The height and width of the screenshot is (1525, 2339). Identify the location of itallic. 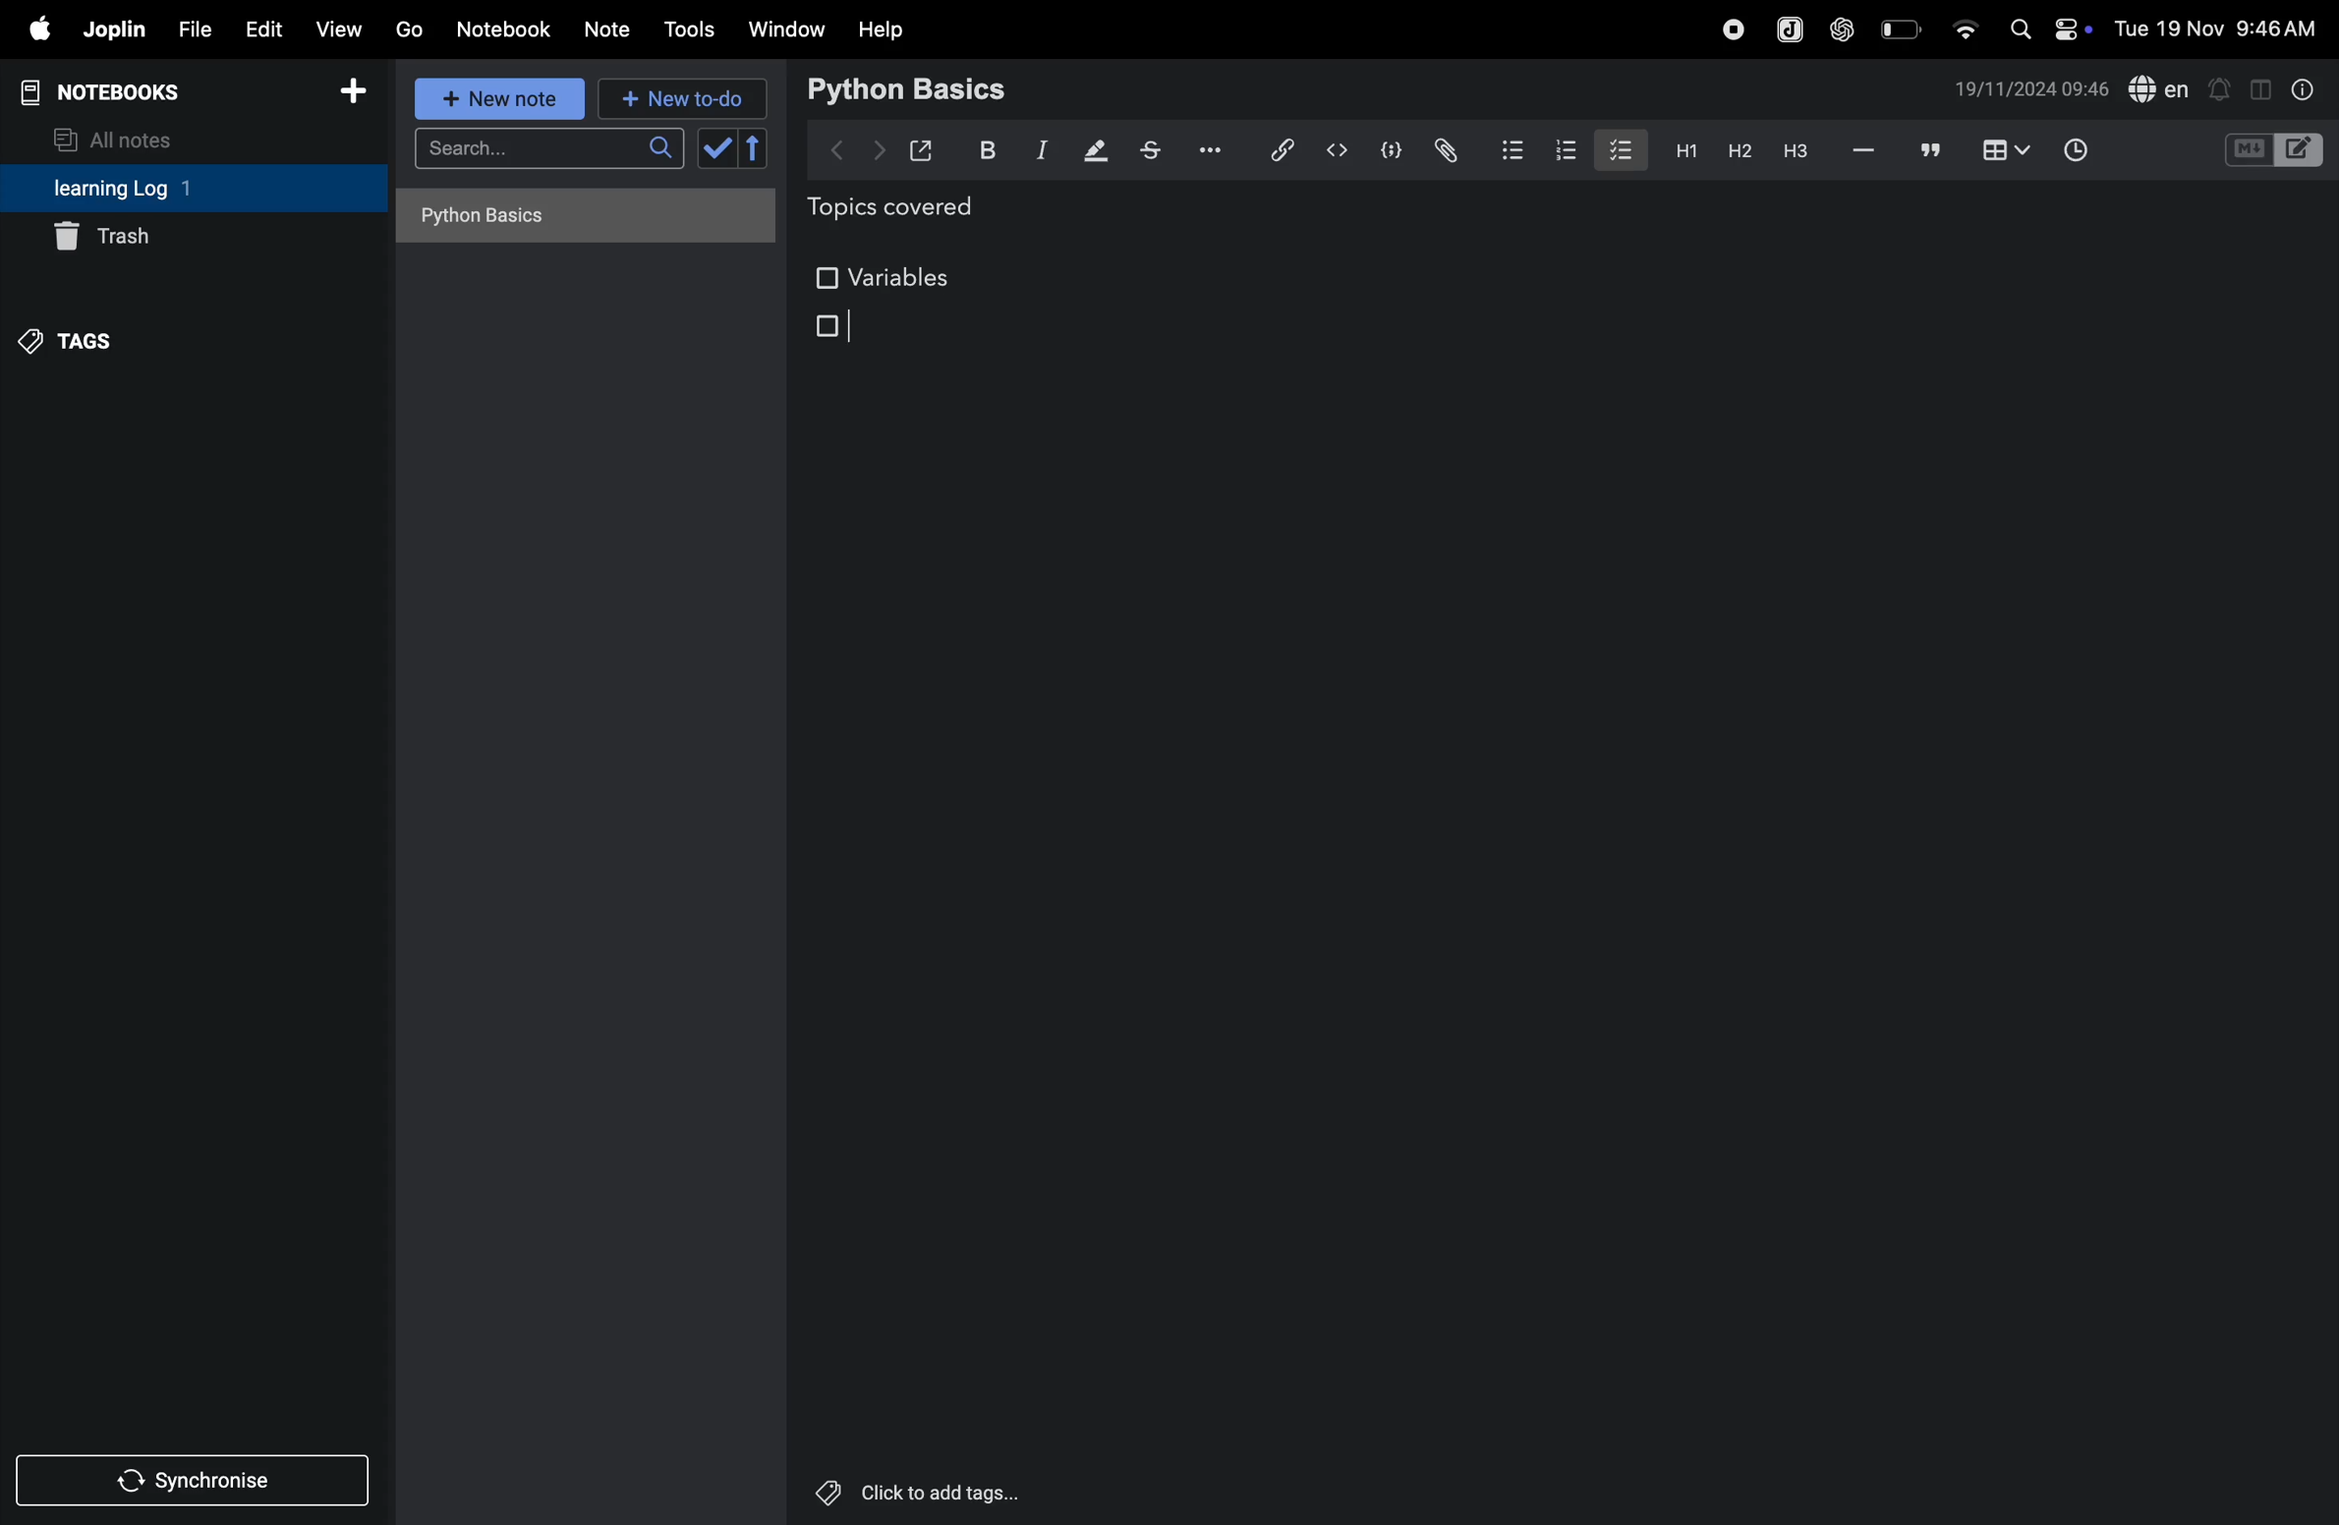
(1039, 151).